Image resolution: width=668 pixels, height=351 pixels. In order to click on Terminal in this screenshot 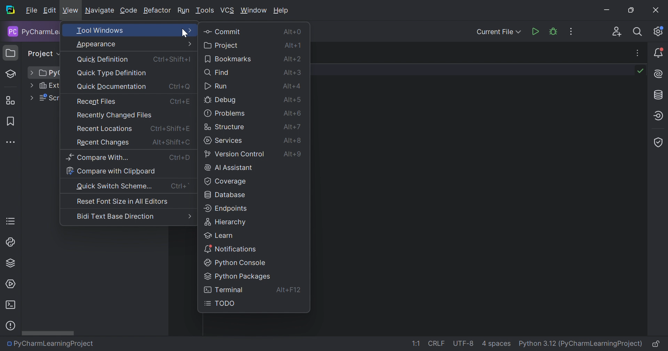, I will do `click(11, 305)`.